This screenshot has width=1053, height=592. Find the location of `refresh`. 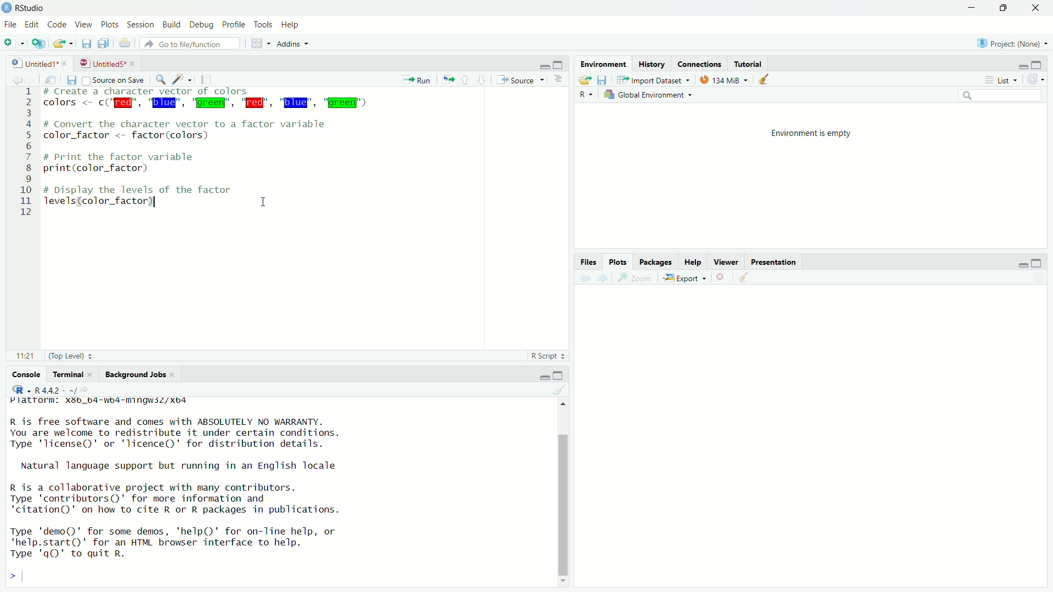

refresh is located at coordinates (1039, 78).